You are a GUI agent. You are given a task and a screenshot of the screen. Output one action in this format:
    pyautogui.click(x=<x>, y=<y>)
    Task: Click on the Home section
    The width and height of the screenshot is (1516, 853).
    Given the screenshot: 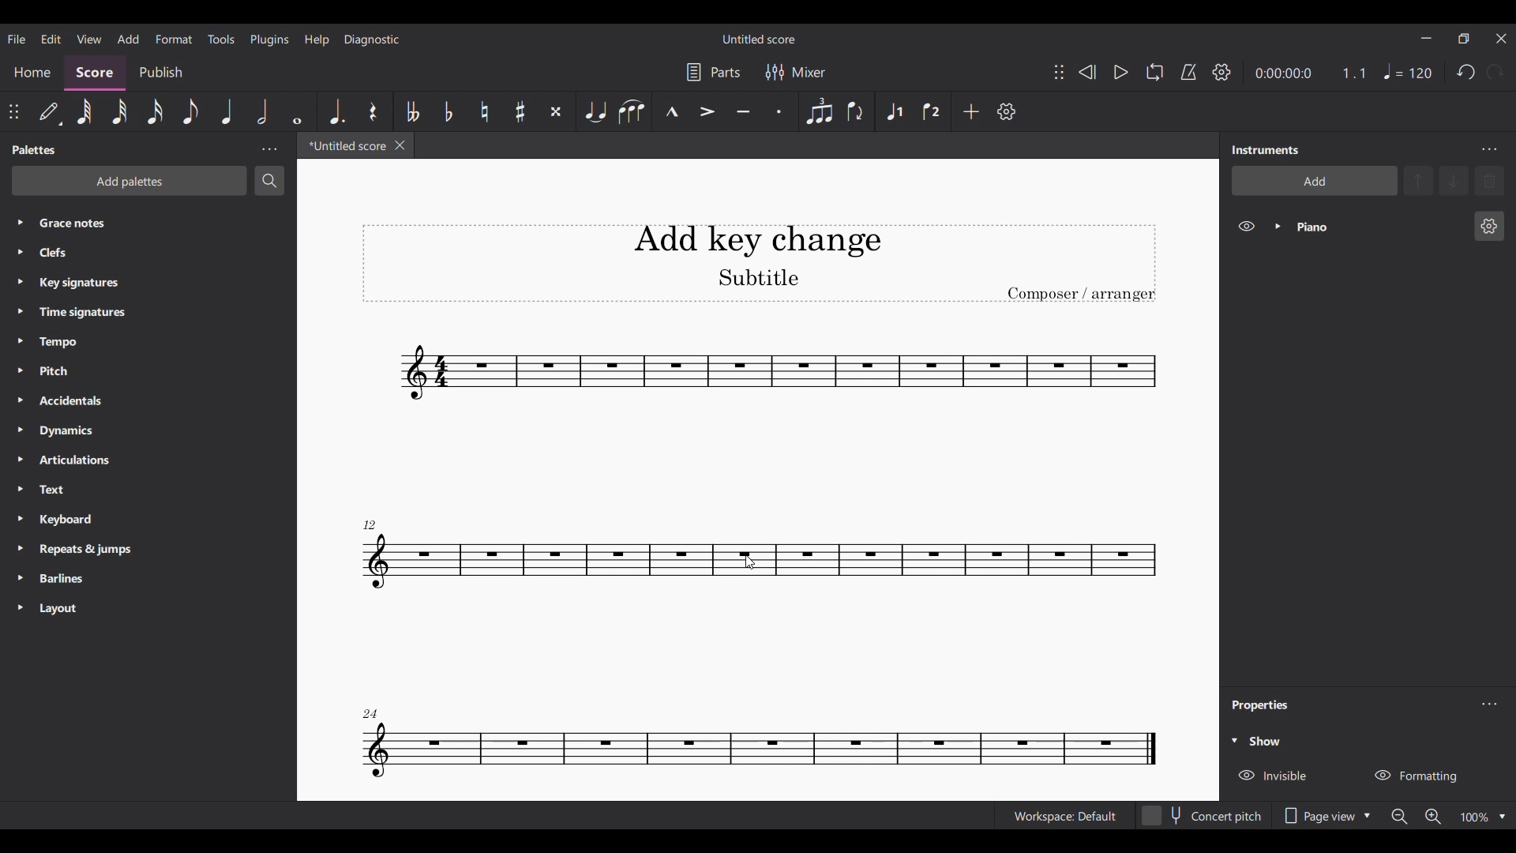 What is the action you would take?
    pyautogui.click(x=32, y=76)
    